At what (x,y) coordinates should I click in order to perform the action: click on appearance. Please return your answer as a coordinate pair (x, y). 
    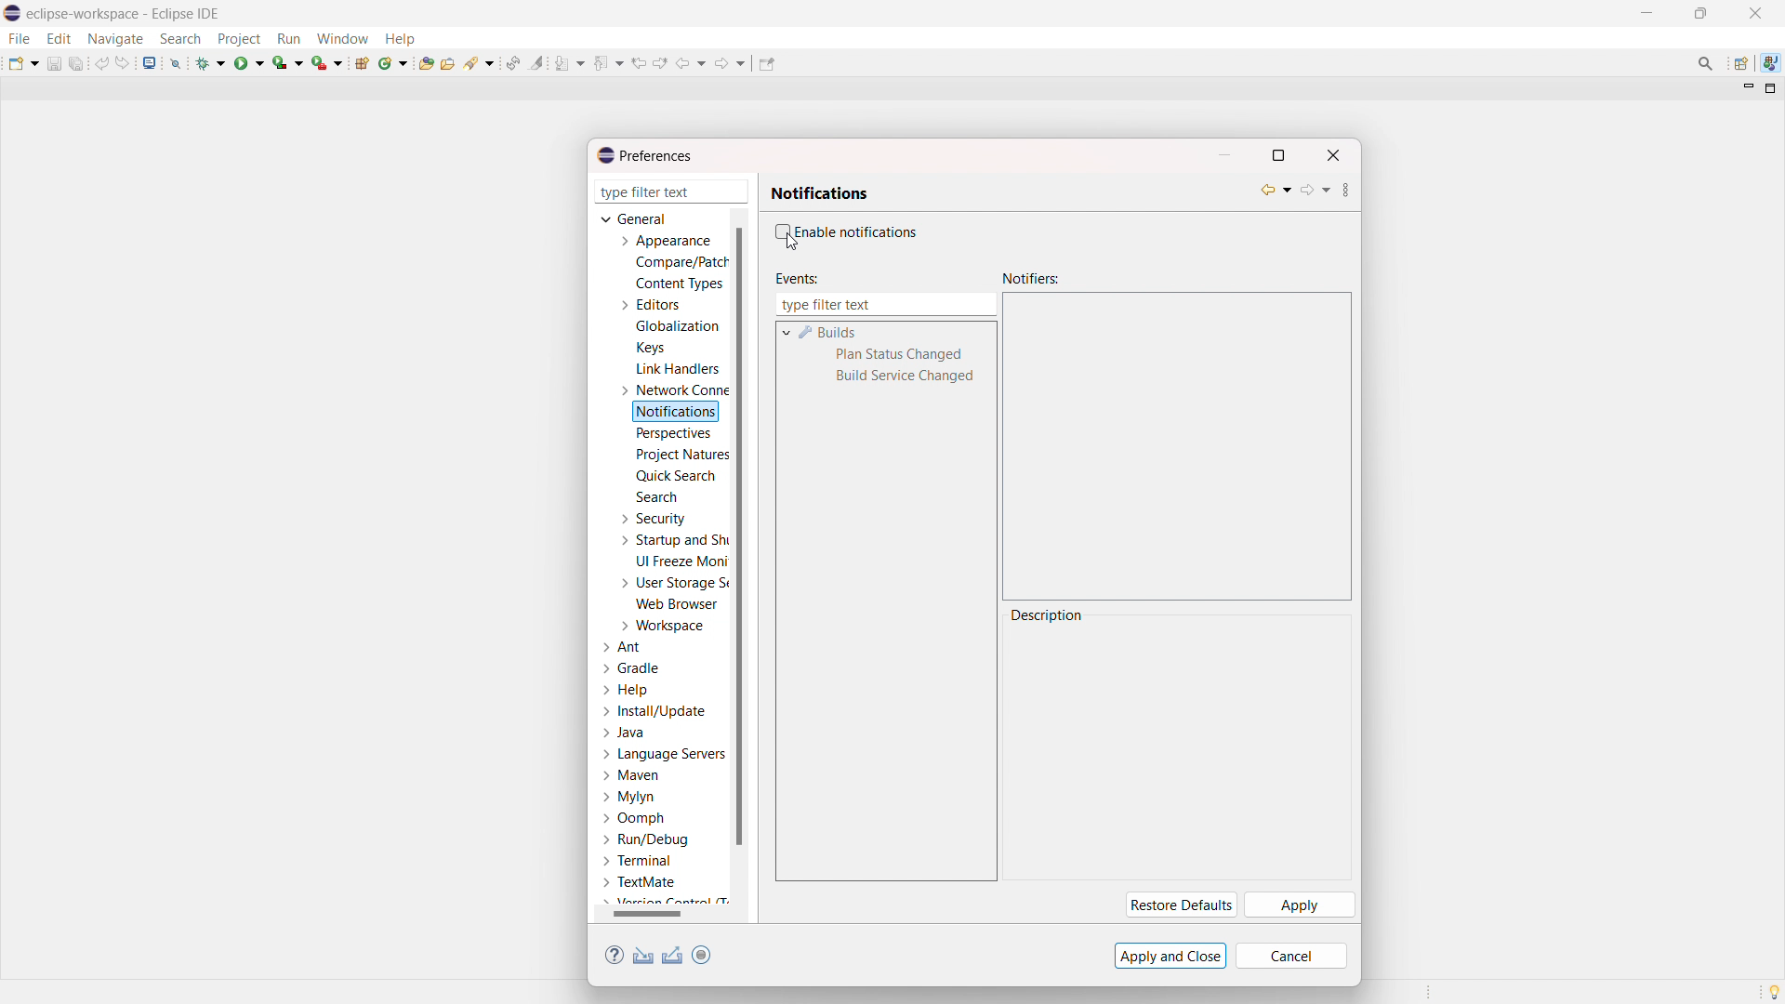
    Looking at the image, I should click on (664, 241).